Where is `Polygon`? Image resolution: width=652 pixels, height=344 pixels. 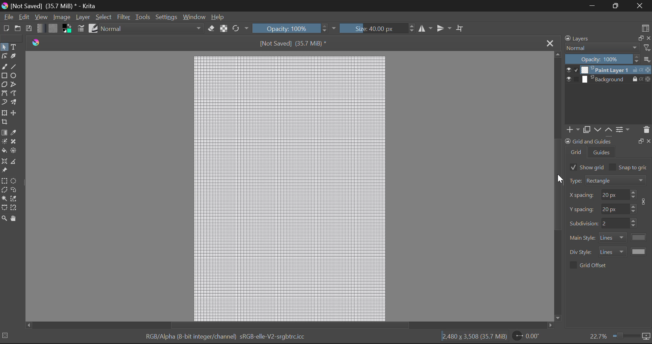
Polygon is located at coordinates (5, 85).